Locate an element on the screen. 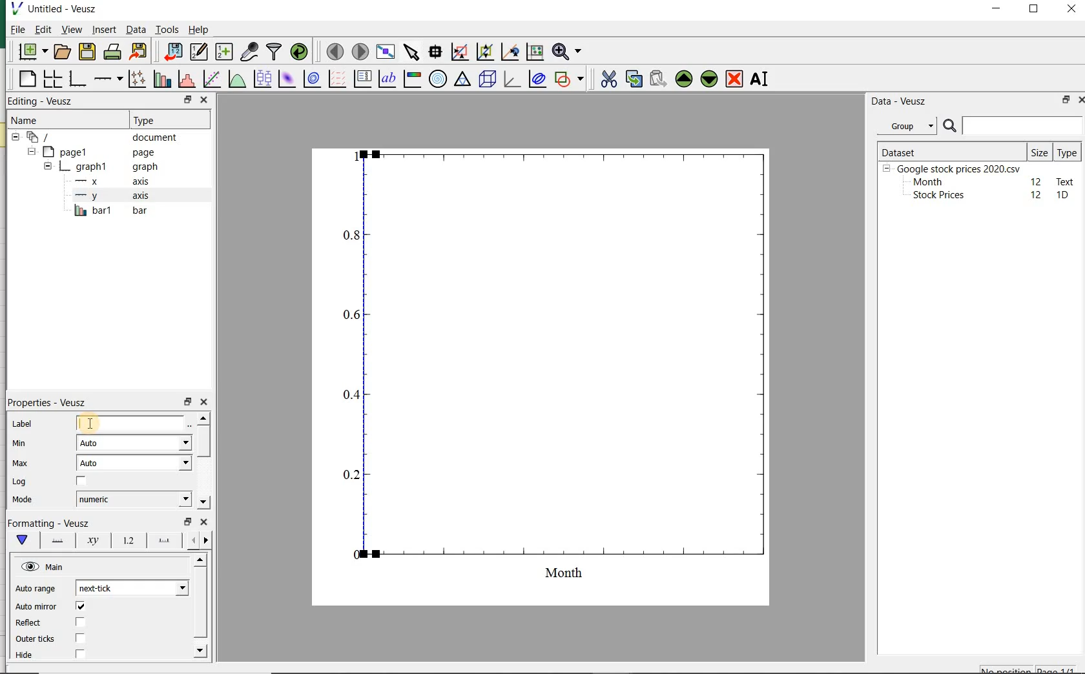  x axis is located at coordinates (107, 182).